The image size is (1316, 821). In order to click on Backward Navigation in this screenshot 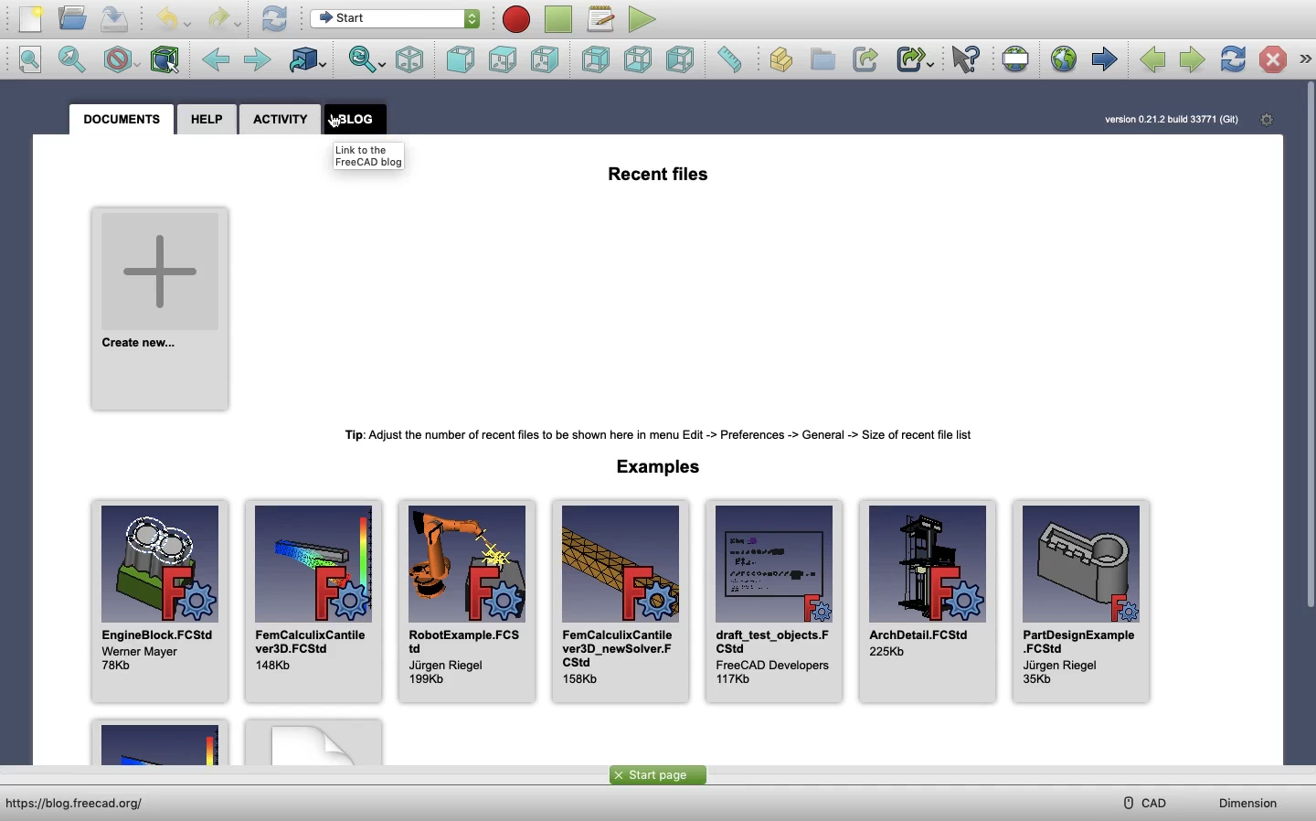, I will do `click(1153, 59)`.